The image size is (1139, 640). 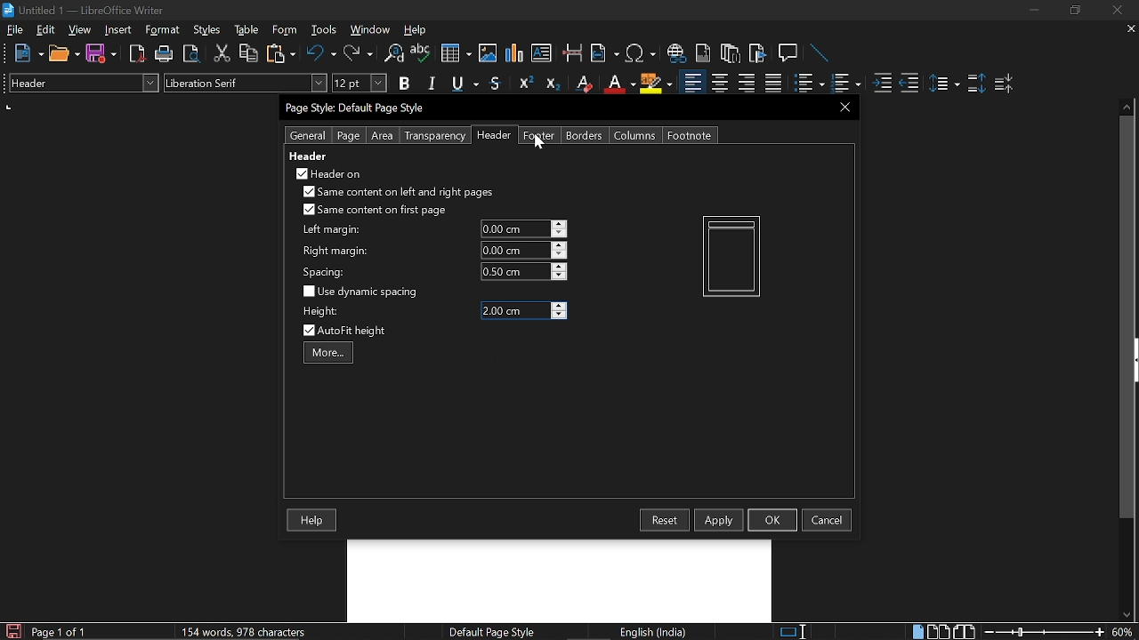 I want to click on Insert bibliography, so click(x=758, y=54).